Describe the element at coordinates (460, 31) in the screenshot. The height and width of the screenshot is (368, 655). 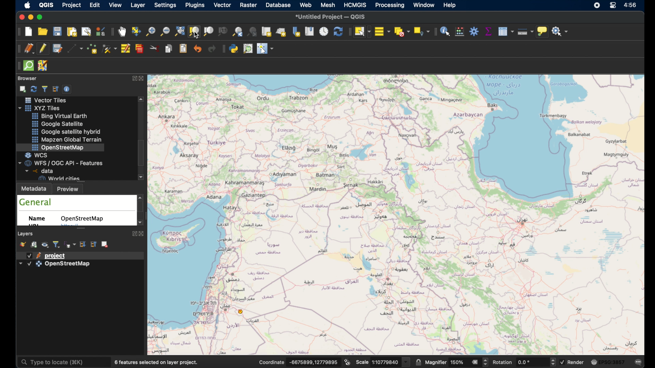
I see `open field calculator` at that location.